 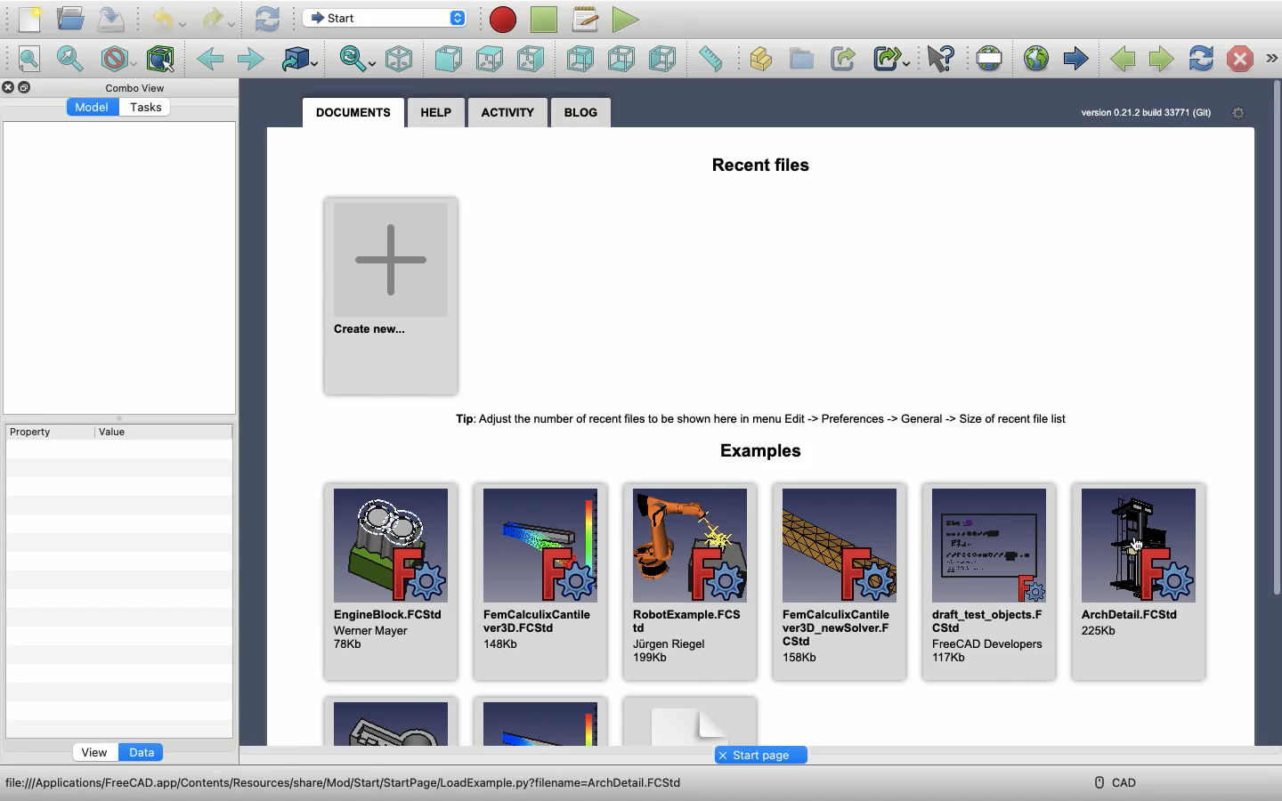 What do you see at coordinates (144, 108) in the screenshot?
I see `Tasks` at bounding box center [144, 108].